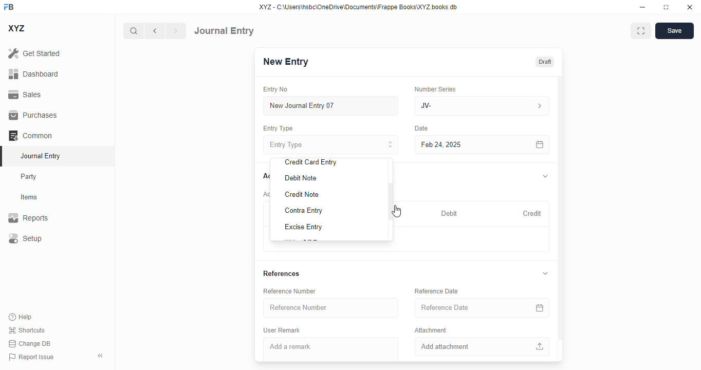 This screenshot has height=370, width=701. I want to click on JV-, so click(482, 106).